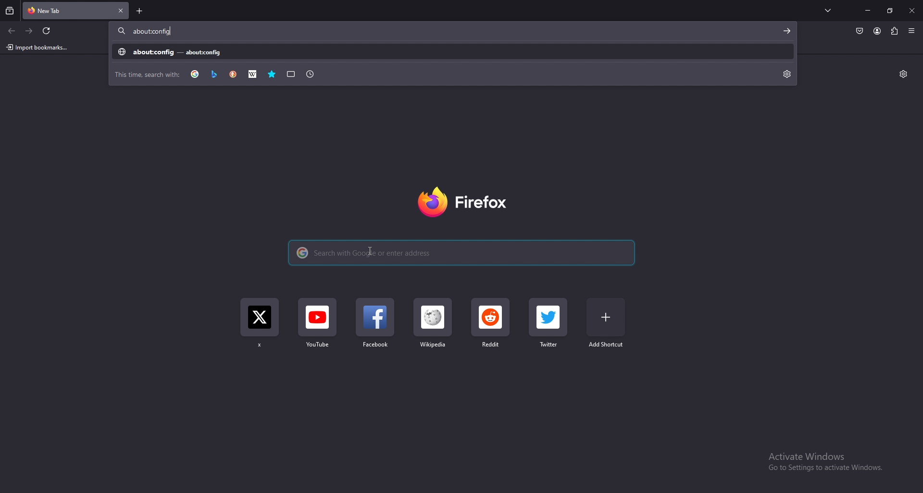 The height and width of the screenshot is (493, 923). I want to click on search, so click(184, 31).